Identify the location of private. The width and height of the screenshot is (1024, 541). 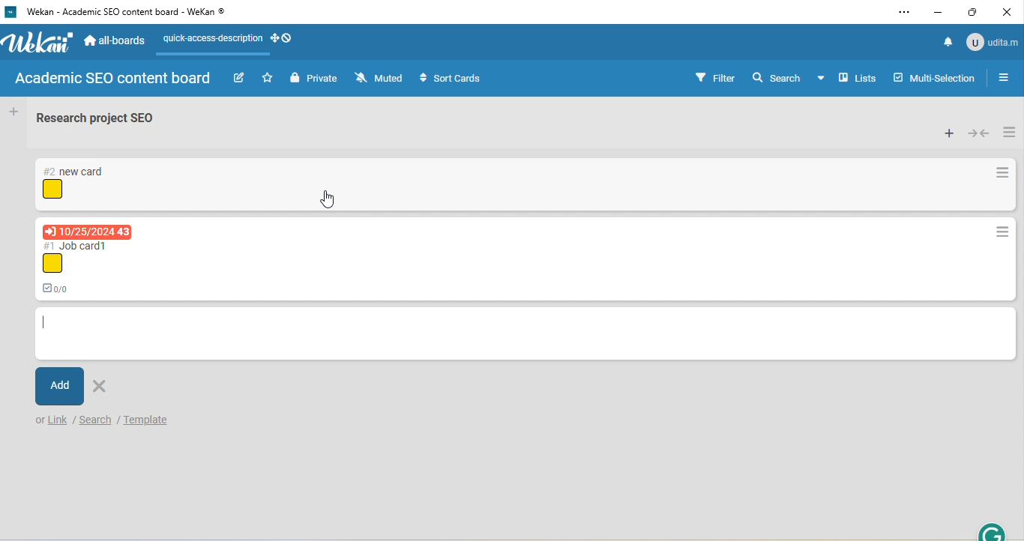
(314, 79).